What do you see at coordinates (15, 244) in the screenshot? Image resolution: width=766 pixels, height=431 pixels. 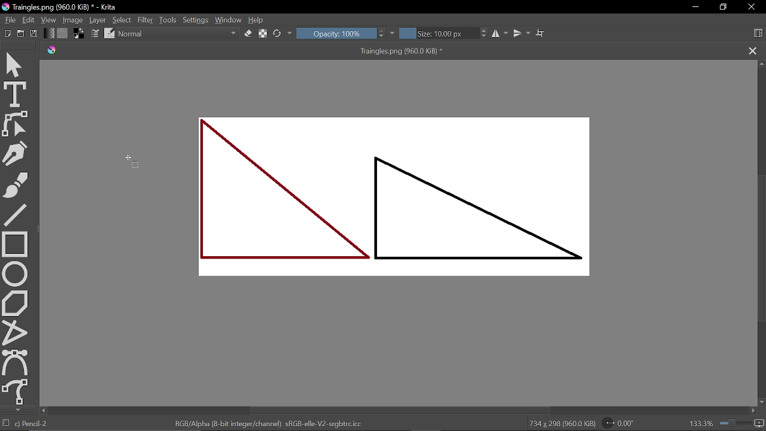 I see `rectangle tool` at bounding box center [15, 244].